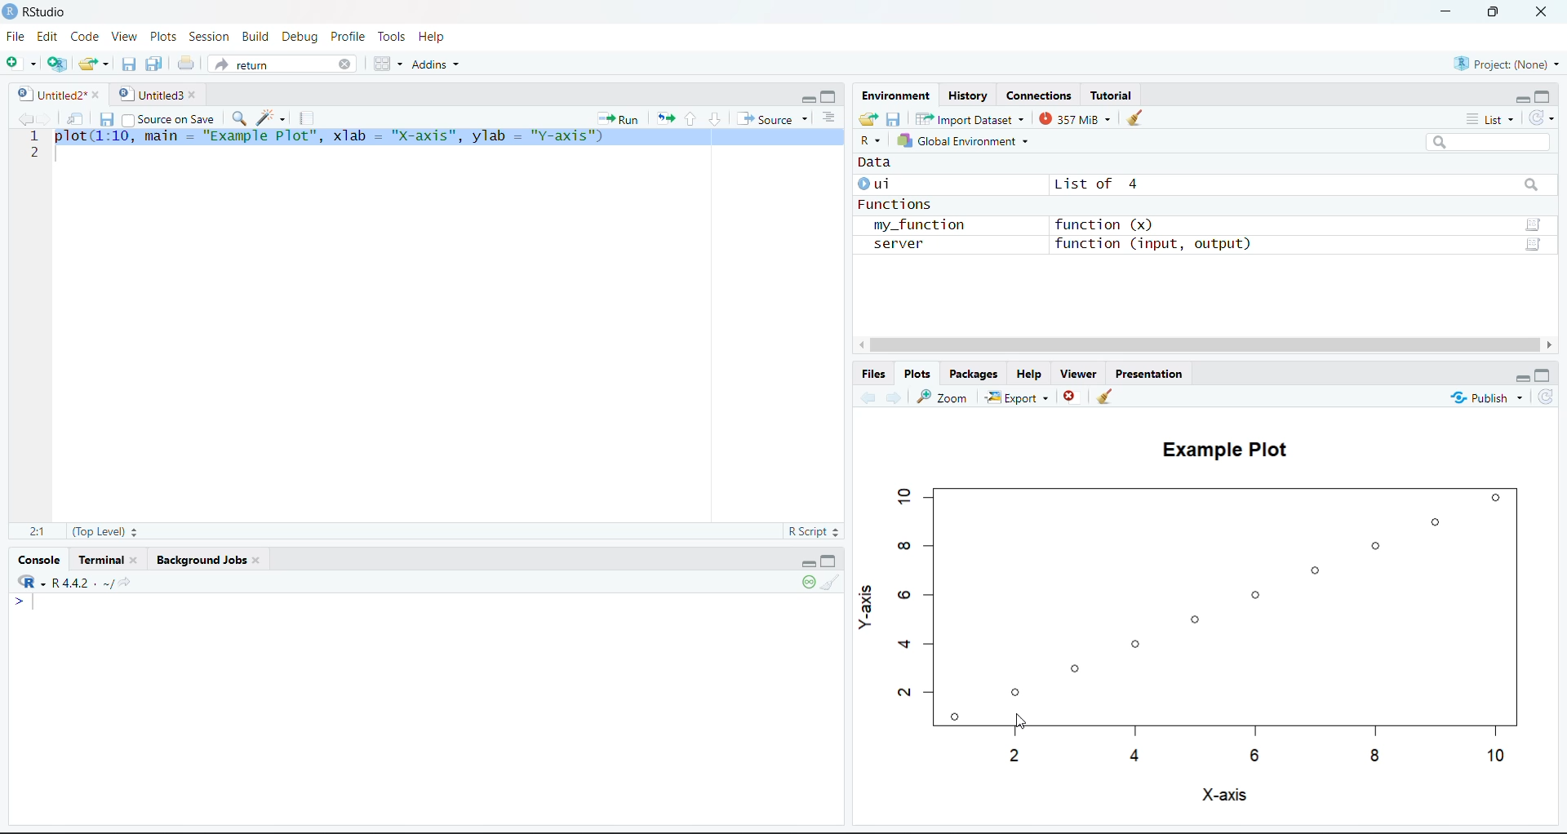  What do you see at coordinates (1543, 117) in the screenshot?
I see `Refresh the list of objects in the environment` at bounding box center [1543, 117].